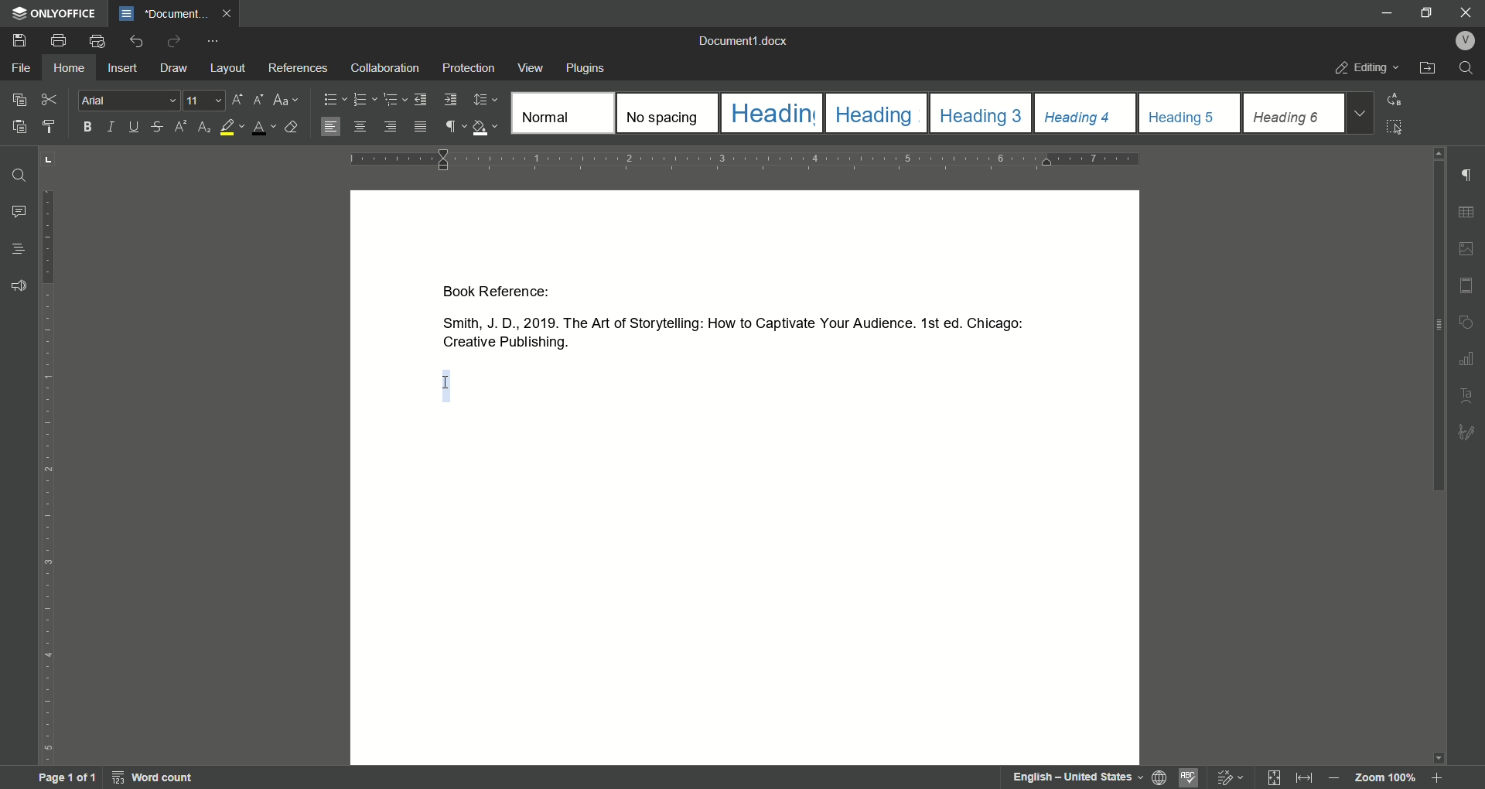  I want to click on table, so click(1467, 211).